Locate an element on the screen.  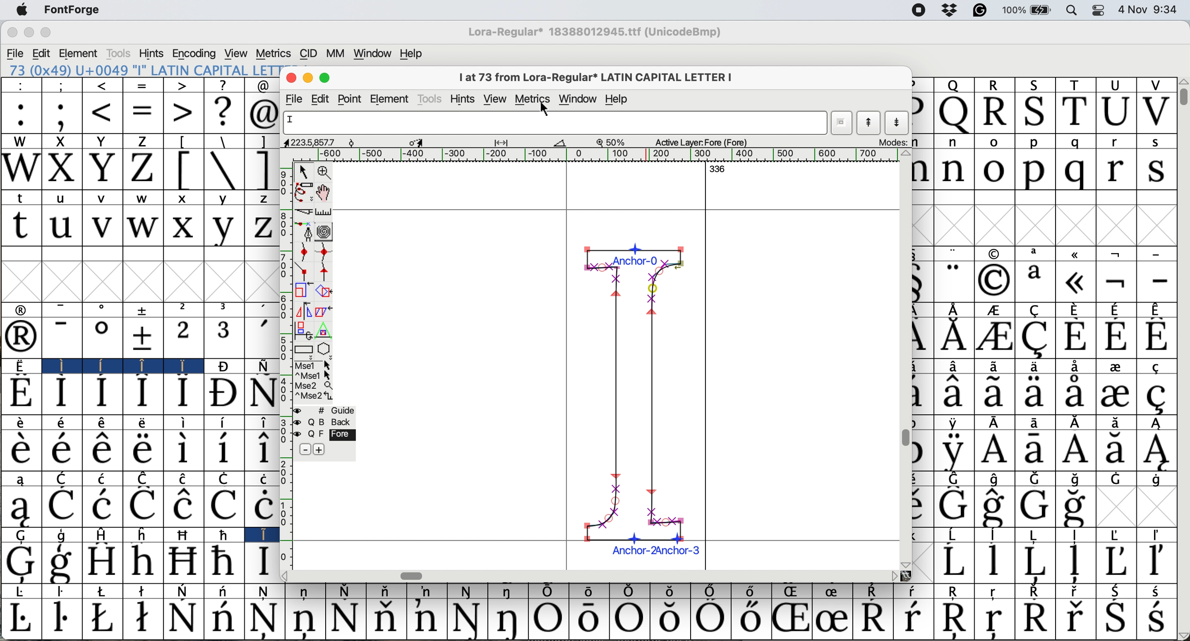
Symbol is located at coordinates (1157, 308).